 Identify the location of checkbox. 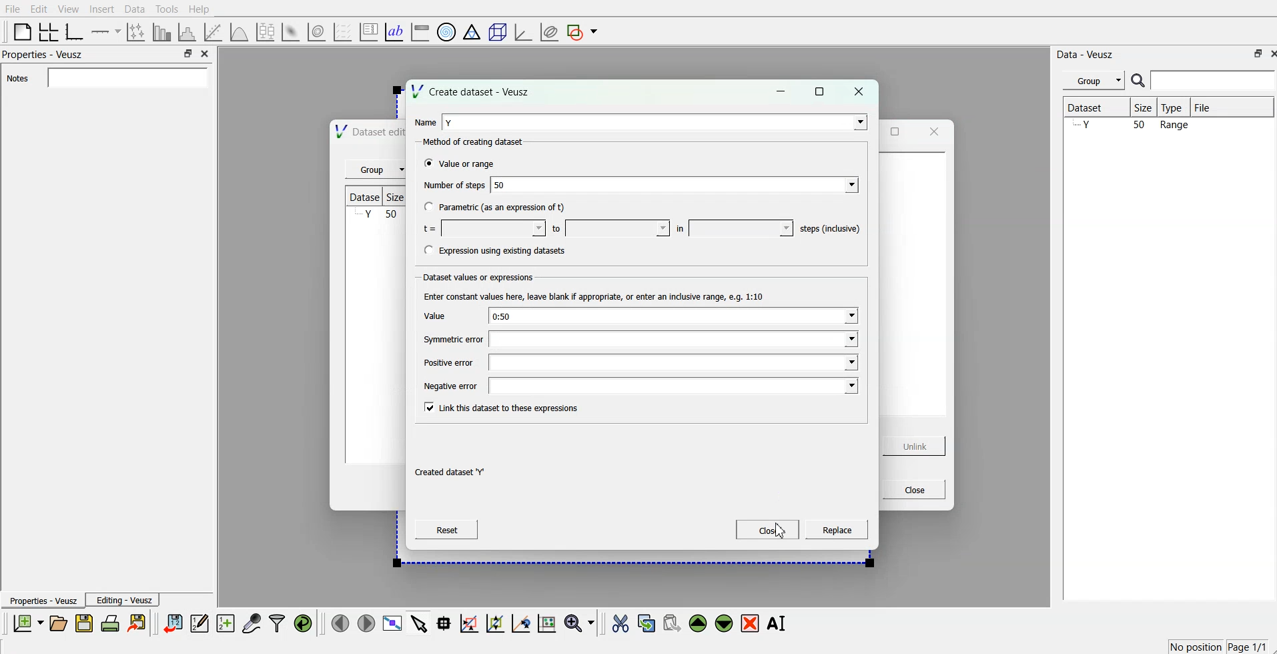
(426, 408).